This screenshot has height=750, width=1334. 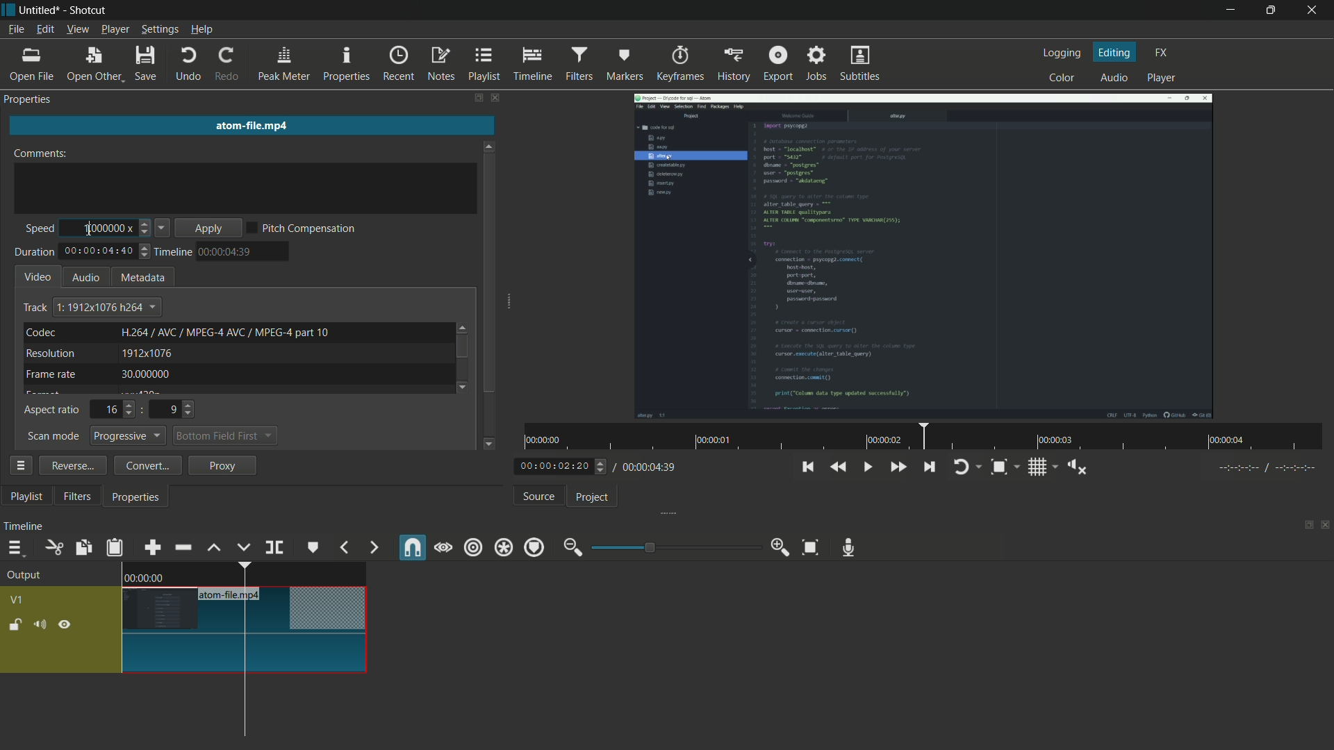 I want to click on frame rate, so click(x=50, y=374).